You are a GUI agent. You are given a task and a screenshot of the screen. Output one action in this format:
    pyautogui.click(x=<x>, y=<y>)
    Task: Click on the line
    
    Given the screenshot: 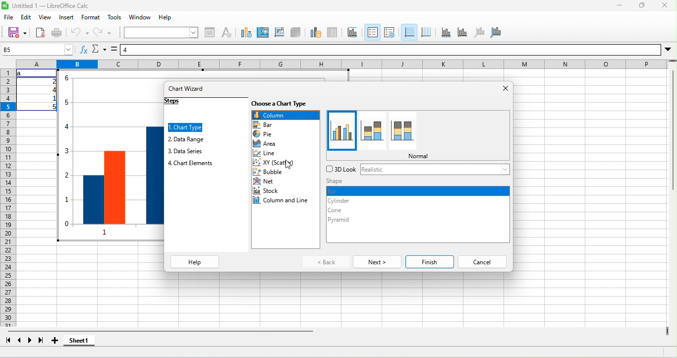 What is the action you would take?
    pyautogui.click(x=285, y=153)
    